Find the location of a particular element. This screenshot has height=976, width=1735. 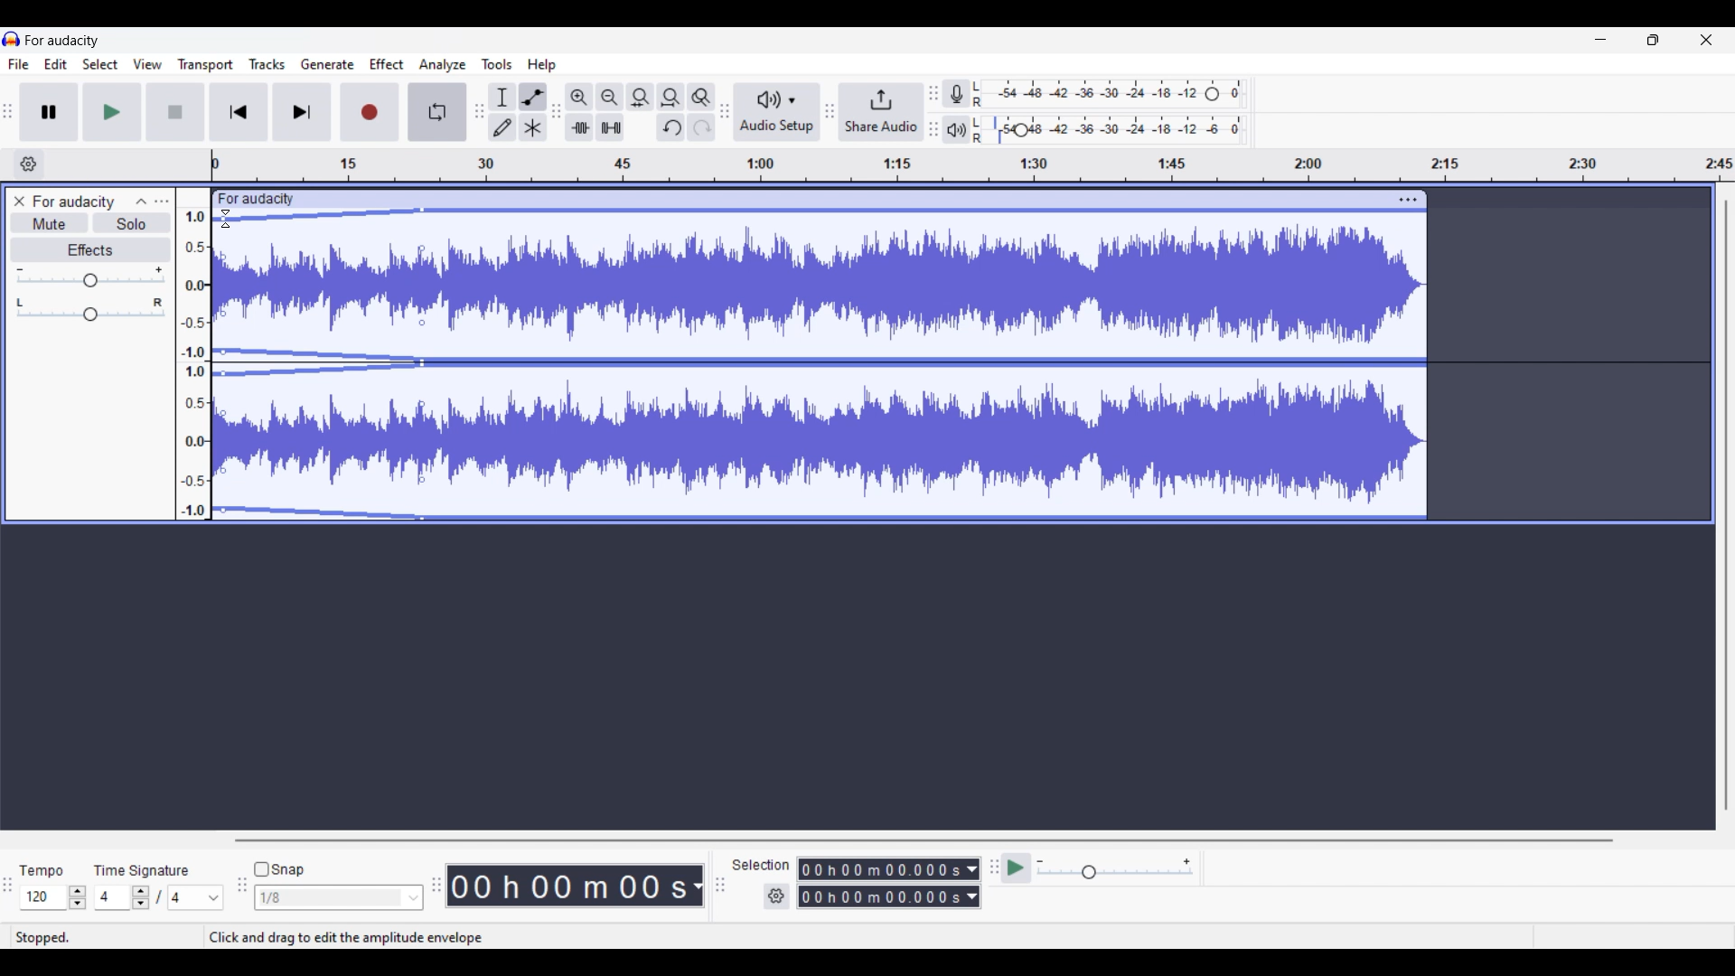

Selection tool is located at coordinates (502, 98).